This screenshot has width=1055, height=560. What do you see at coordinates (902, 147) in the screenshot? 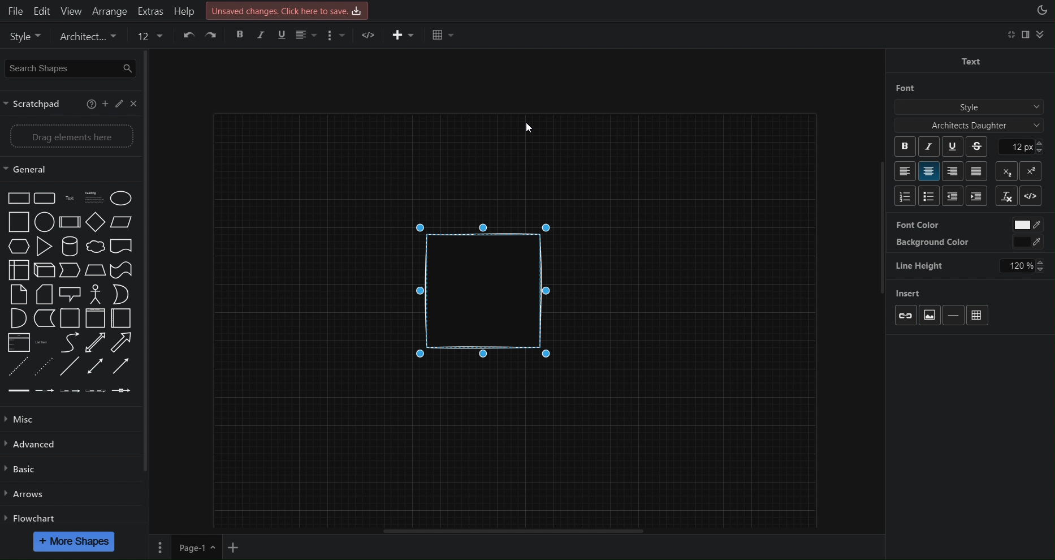
I see `Bold` at bounding box center [902, 147].